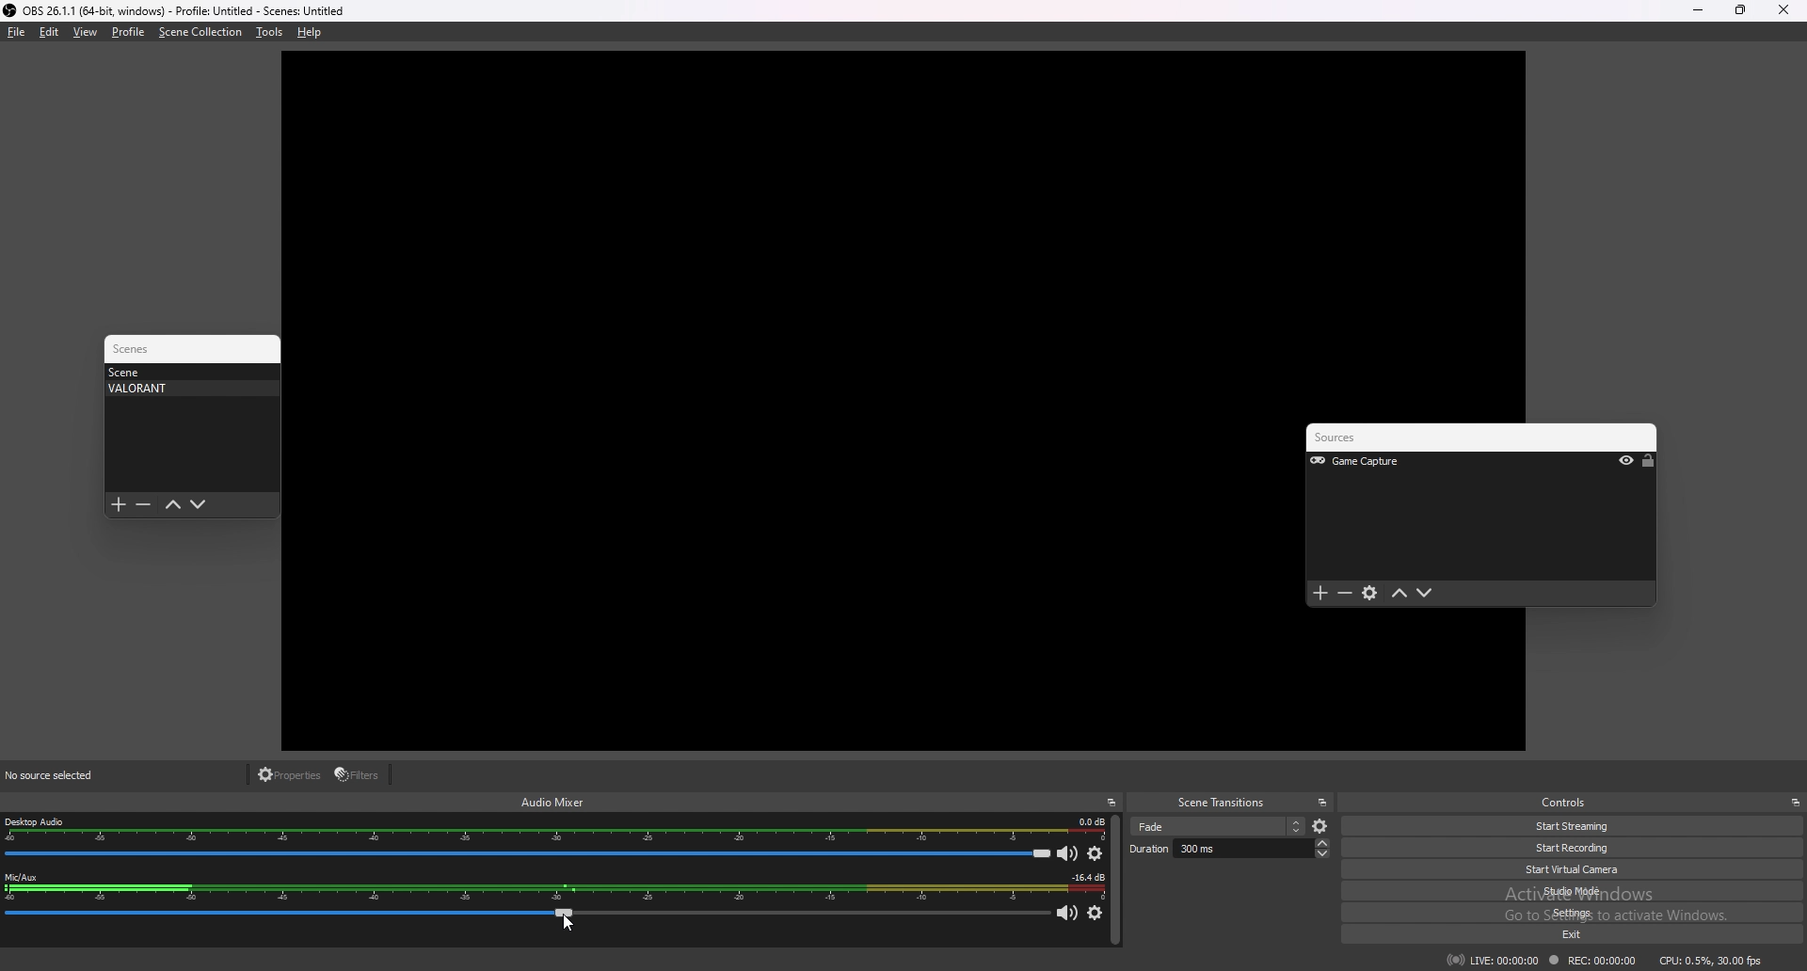 The image size is (1807, 971). What do you see at coordinates (1381, 462) in the screenshot?
I see `Game Capture` at bounding box center [1381, 462].